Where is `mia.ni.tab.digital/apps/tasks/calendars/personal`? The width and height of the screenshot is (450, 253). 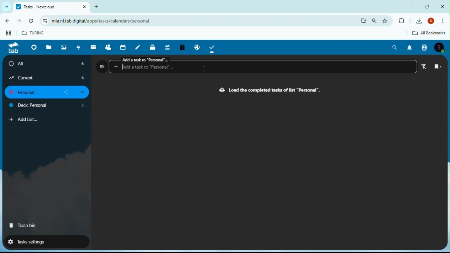
mia.ni.tab.digital/apps/tasks/calendars/personal is located at coordinates (99, 21).